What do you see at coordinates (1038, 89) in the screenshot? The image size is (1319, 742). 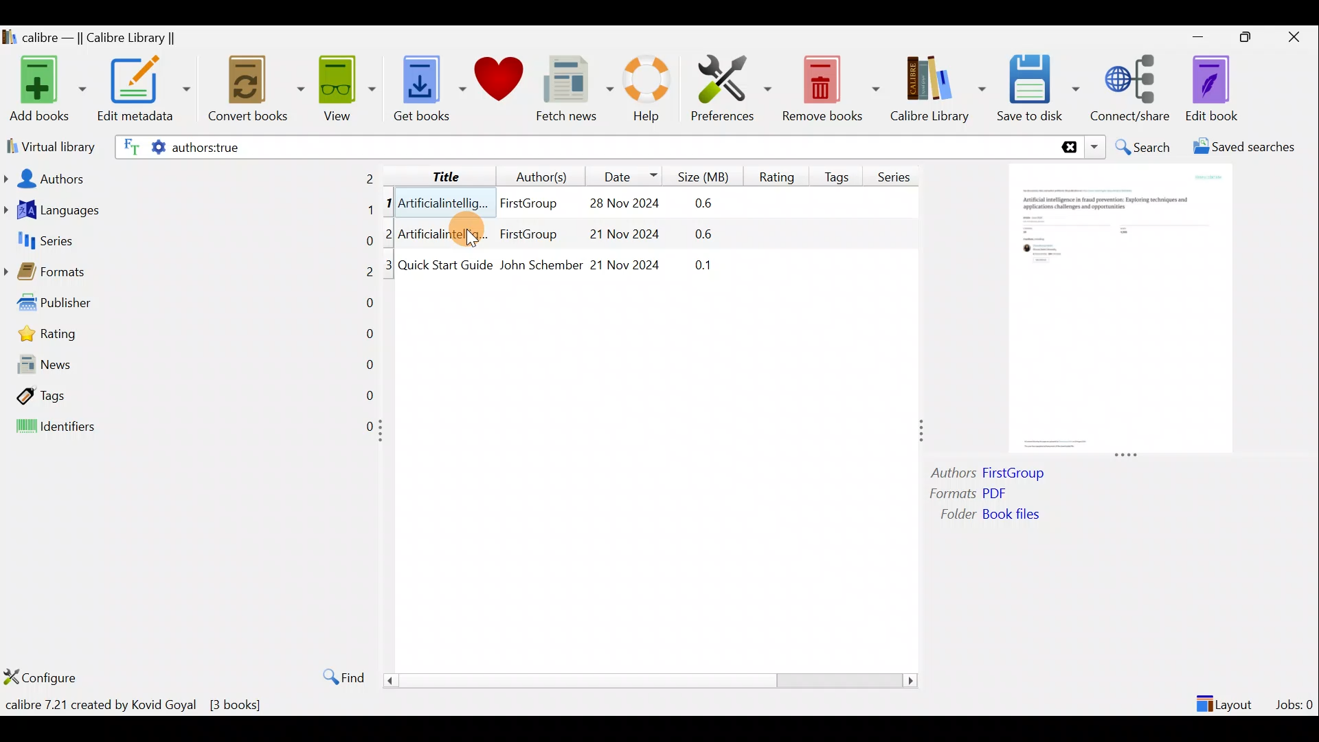 I see `Save to disk` at bounding box center [1038, 89].